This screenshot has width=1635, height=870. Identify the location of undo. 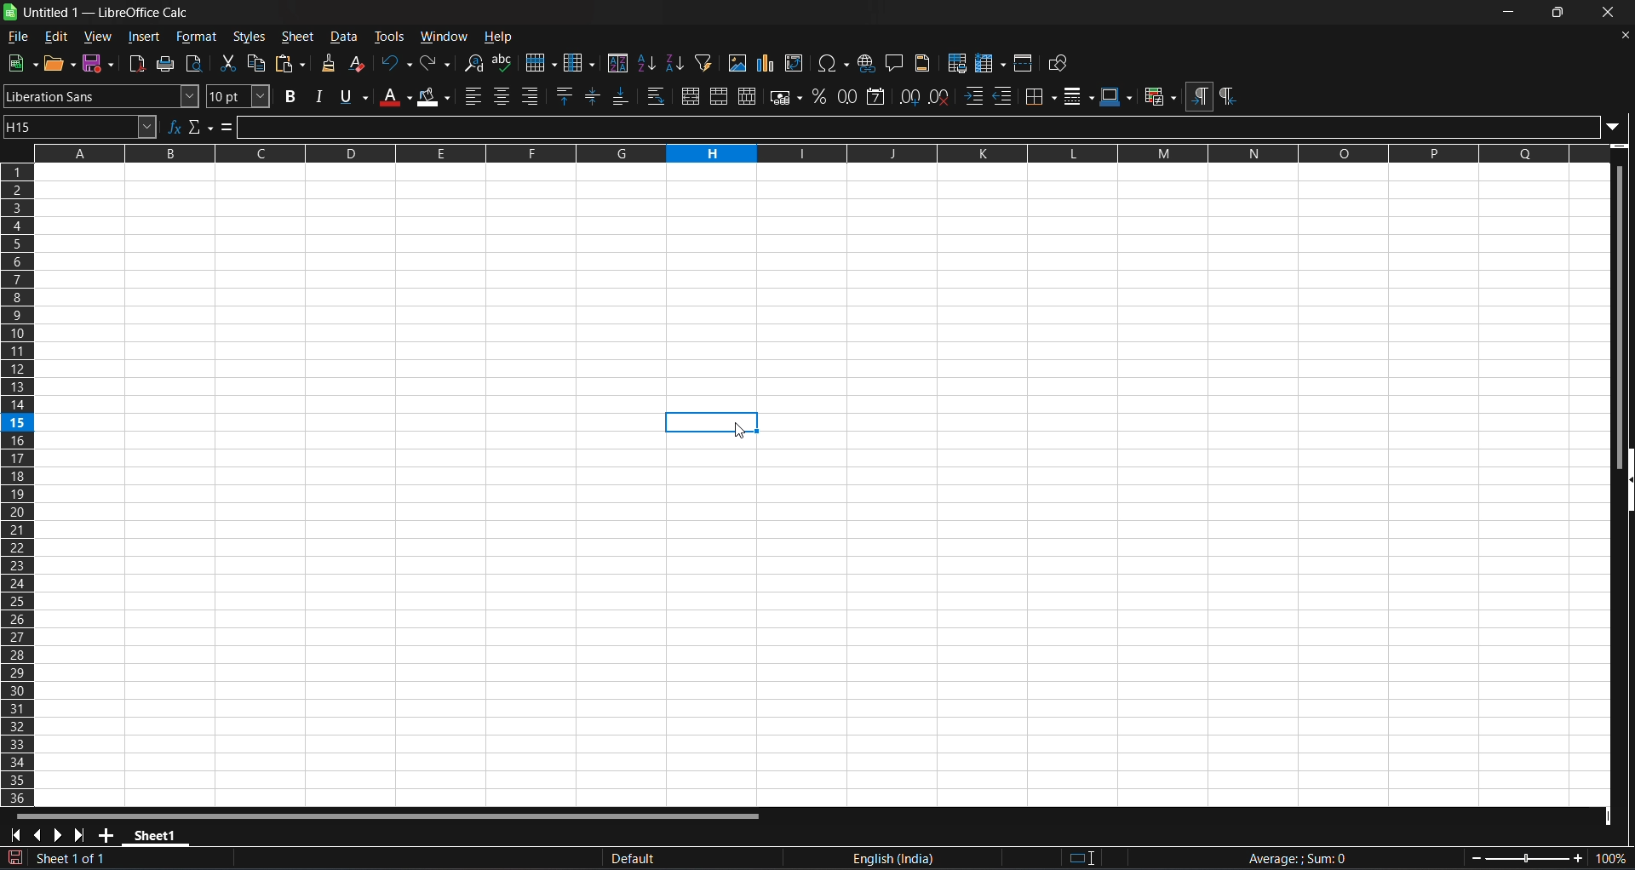
(398, 65).